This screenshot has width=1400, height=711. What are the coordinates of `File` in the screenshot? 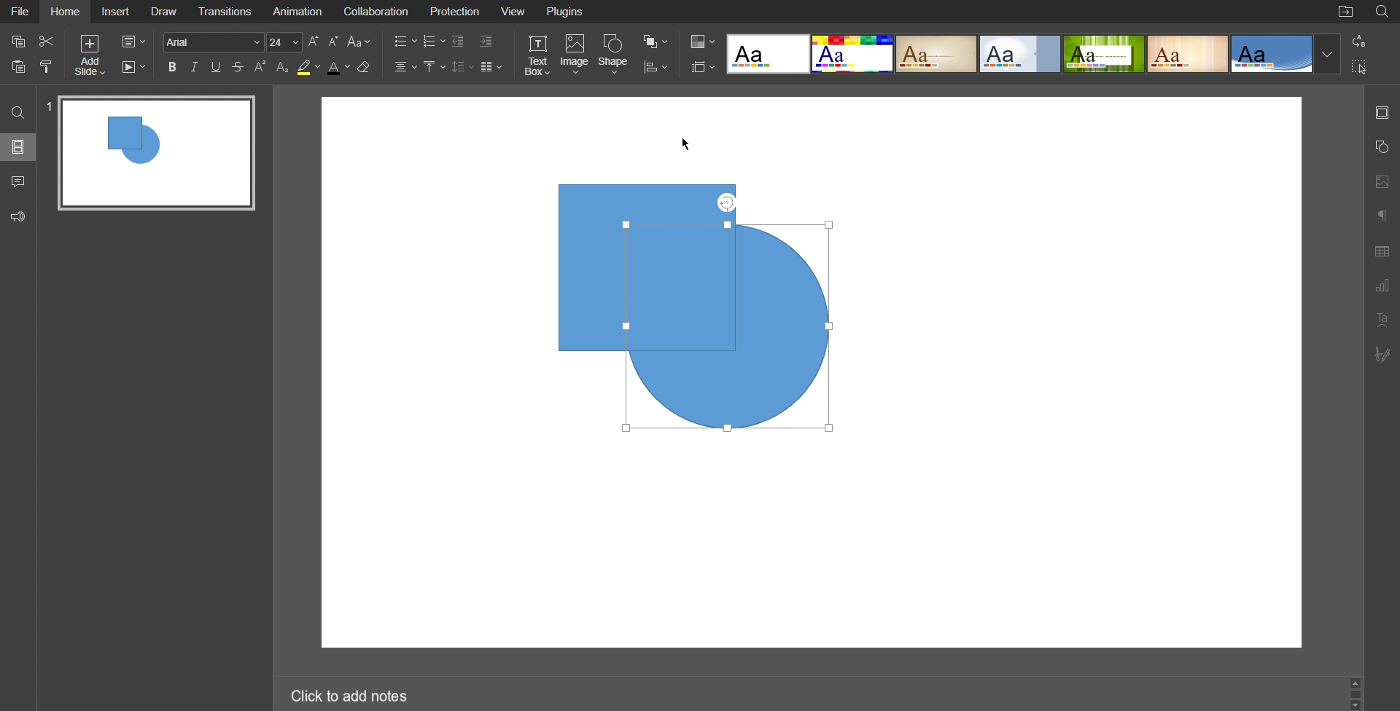 It's located at (19, 12).